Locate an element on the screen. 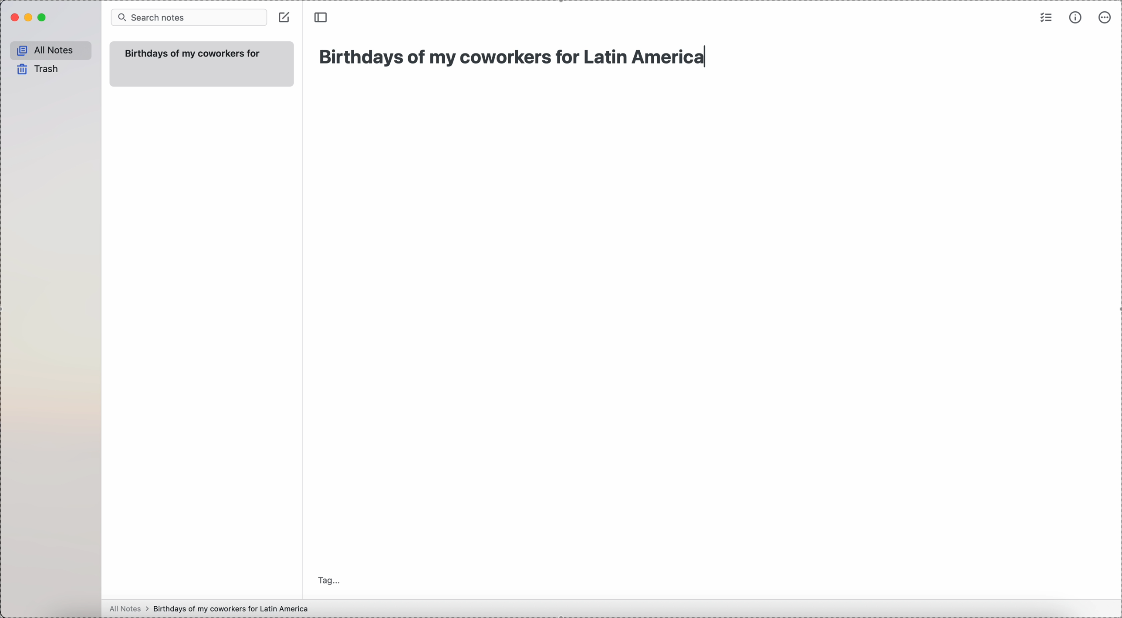 Image resolution: width=1122 pixels, height=618 pixels. all notes is located at coordinates (51, 49).